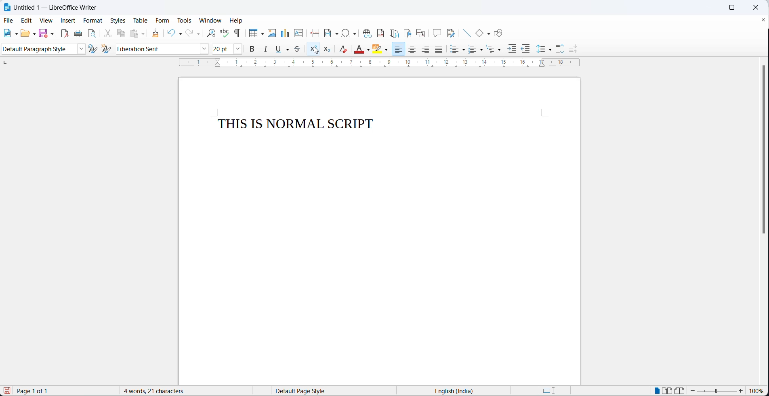 The image size is (769, 396). What do you see at coordinates (7, 8) in the screenshot?
I see `libreoffice logo` at bounding box center [7, 8].